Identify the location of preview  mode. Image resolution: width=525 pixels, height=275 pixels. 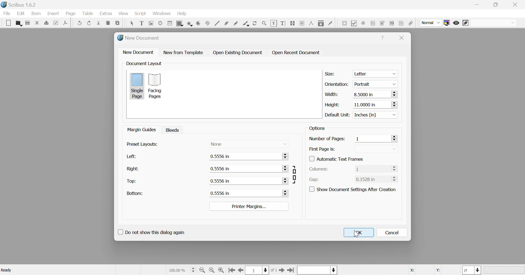
(456, 23).